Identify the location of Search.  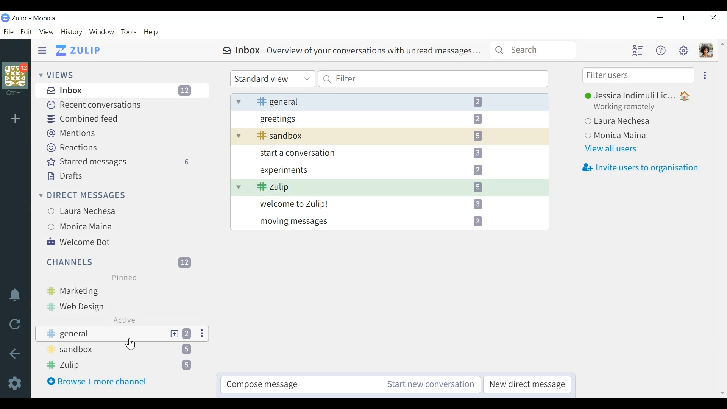
(533, 49).